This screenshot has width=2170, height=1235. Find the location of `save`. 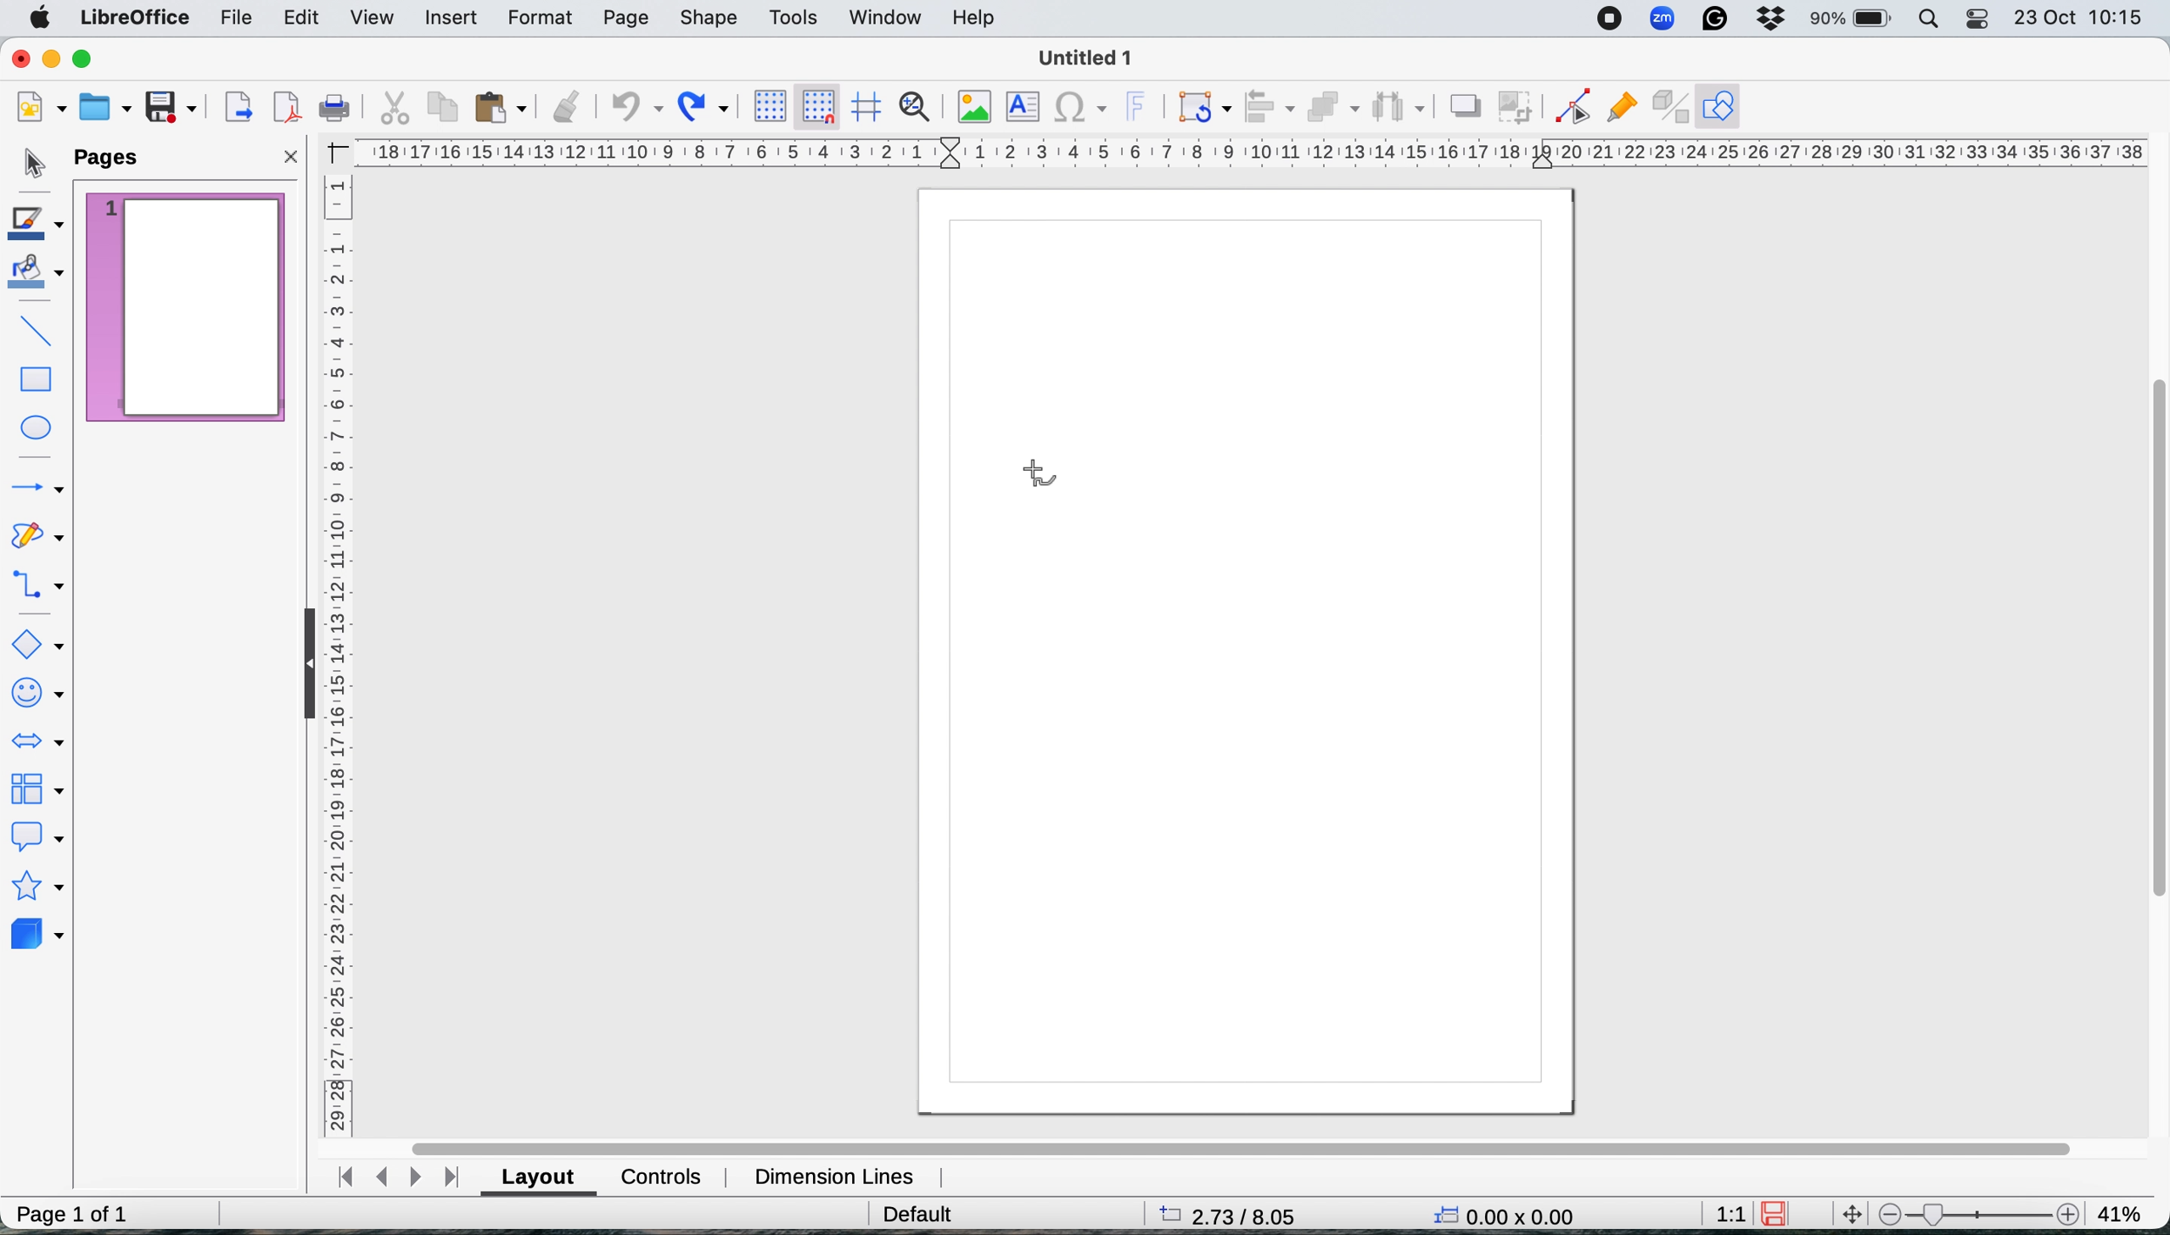

save is located at coordinates (1772, 1215).